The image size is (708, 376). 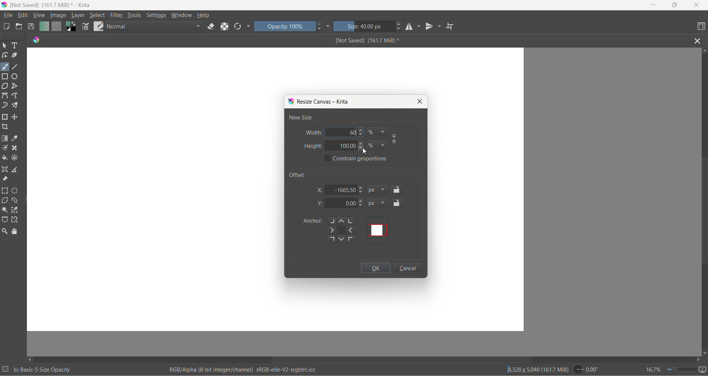 I want to click on vertical mirror tool, so click(x=430, y=27).